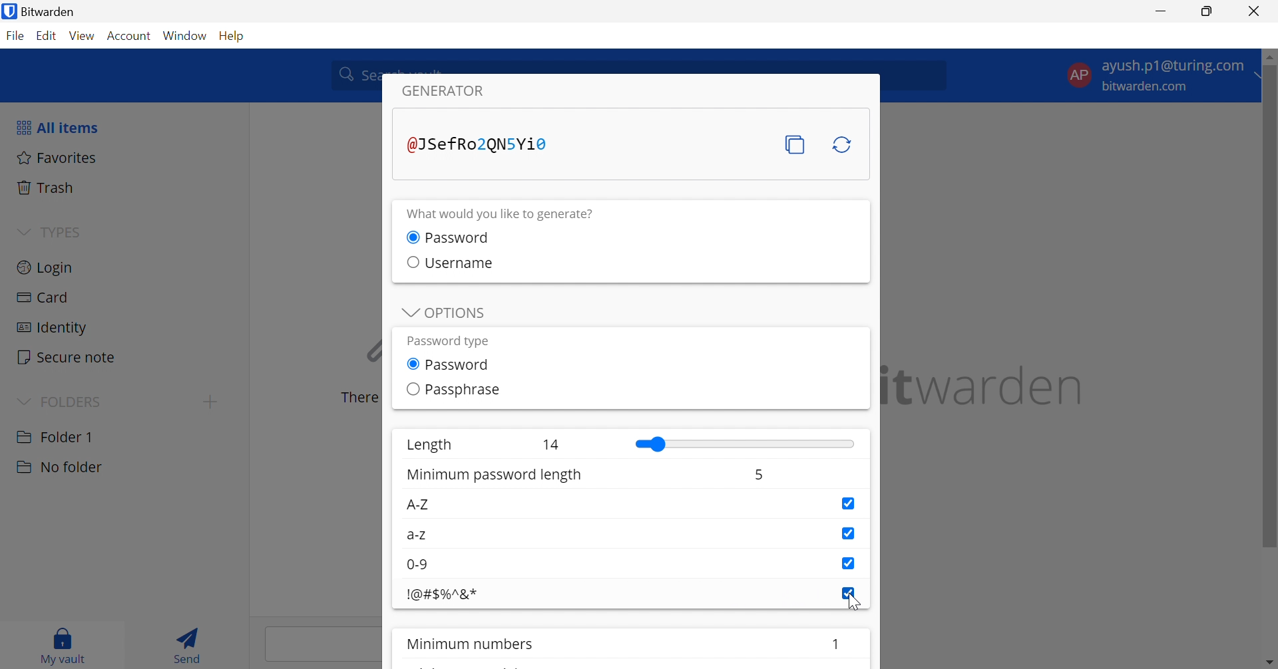 The image size is (1278, 669). What do you see at coordinates (59, 469) in the screenshot?
I see `No folder` at bounding box center [59, 469].